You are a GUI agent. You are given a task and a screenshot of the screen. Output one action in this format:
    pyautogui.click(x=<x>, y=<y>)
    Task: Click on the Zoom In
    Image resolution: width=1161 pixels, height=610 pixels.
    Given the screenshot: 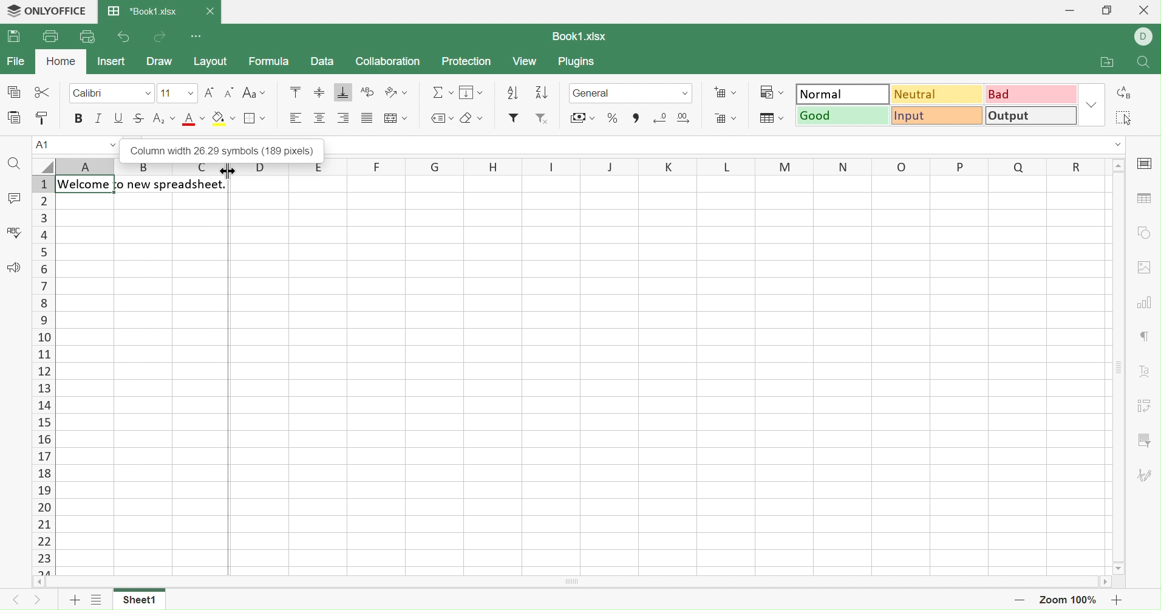 What is the action you would take?
    pyautogui.click(x=1115, y=600)
    